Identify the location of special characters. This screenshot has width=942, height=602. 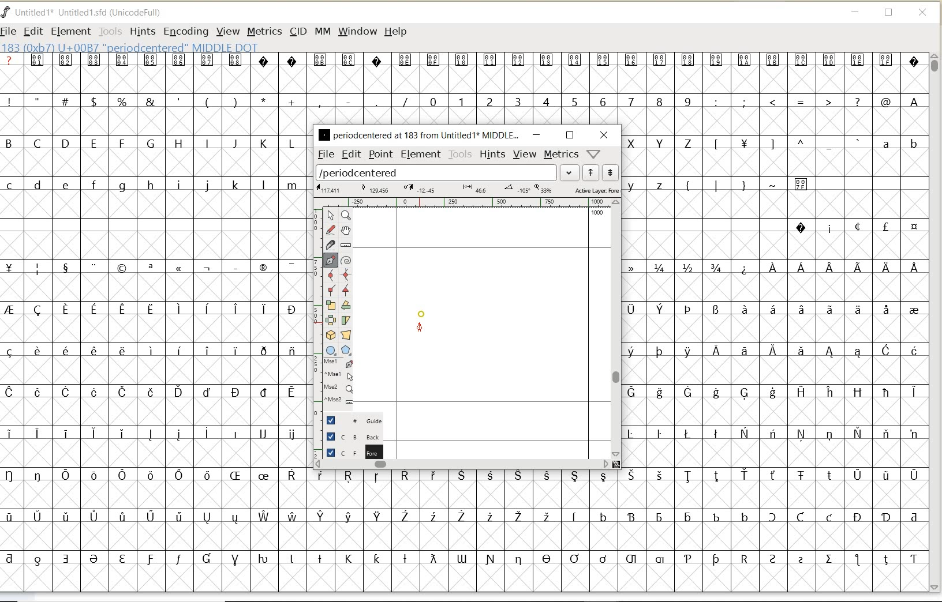
(819, 102).